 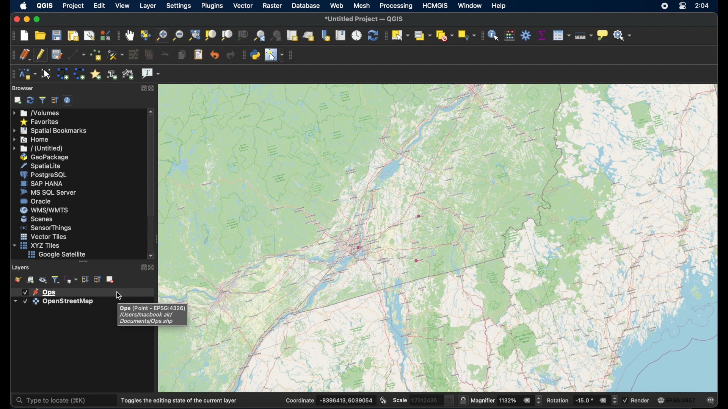 I want to click on screen recorder icon, so click(x=666, y=6).